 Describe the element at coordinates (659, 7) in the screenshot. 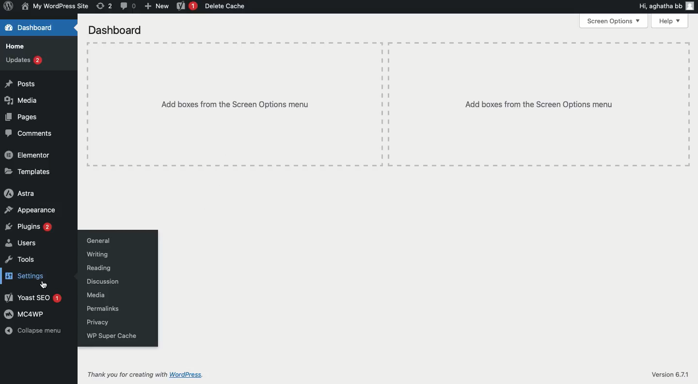

I see `Hi, agatha bb` at that location.